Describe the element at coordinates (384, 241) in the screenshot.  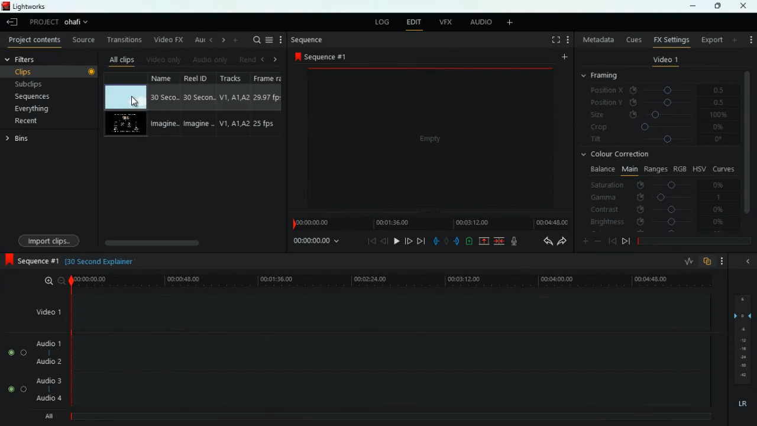
I see `back` at that location.